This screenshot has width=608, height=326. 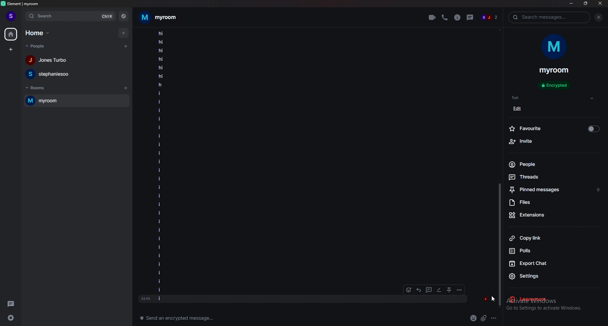 I want to click on reply, so click(x=419, y=290).